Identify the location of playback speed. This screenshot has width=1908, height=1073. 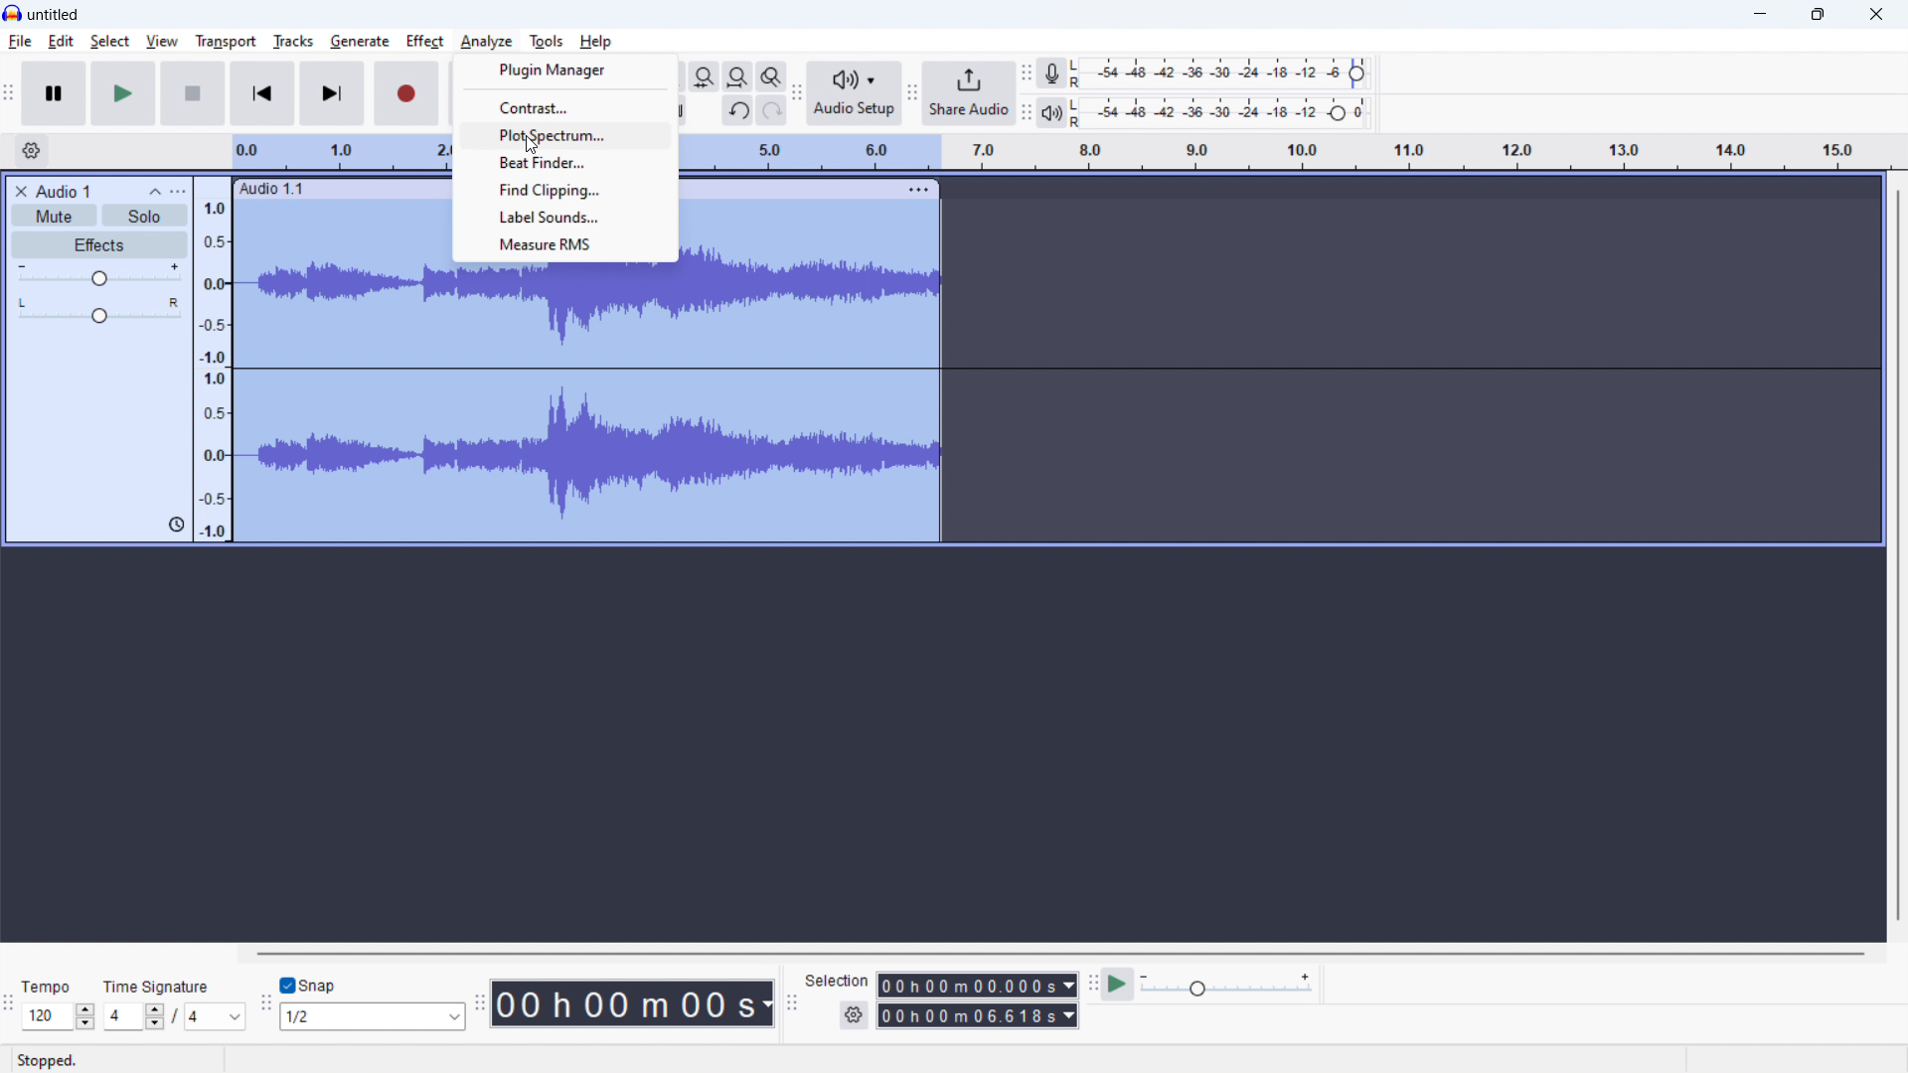
(1226, 985).